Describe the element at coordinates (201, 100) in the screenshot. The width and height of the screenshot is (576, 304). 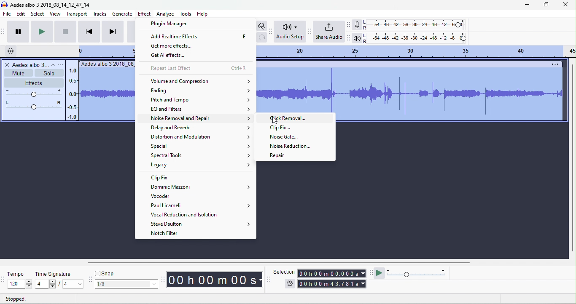
I see `pitch and tempo` at that location.